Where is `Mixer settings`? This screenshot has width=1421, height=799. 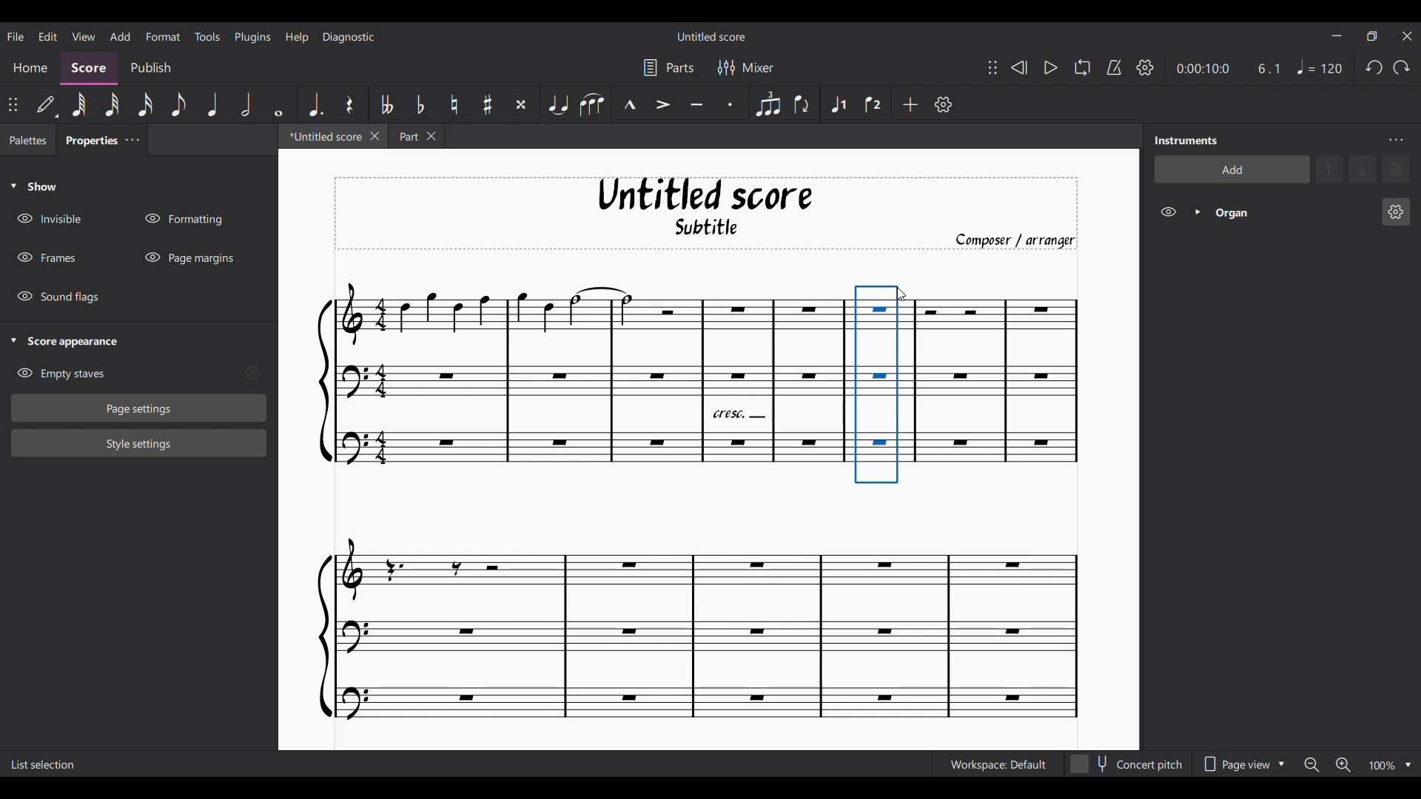 Mixer settings is located at coordinates (745, 67).